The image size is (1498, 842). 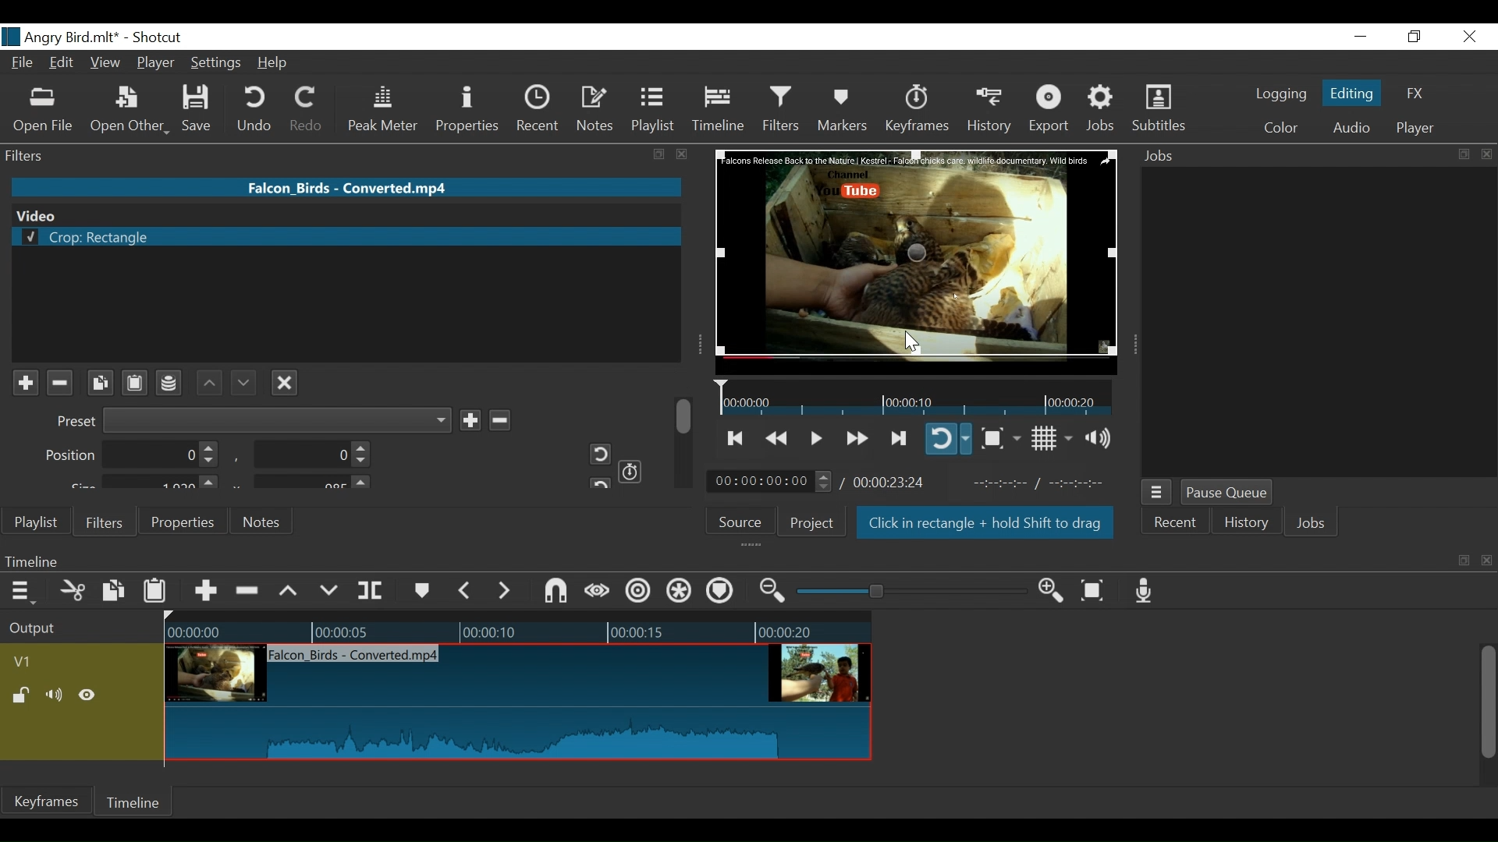 What do you see at coordinates (24, 696) in the screenshot?
I see `(un)lock track` at bounding box center [24, 696].